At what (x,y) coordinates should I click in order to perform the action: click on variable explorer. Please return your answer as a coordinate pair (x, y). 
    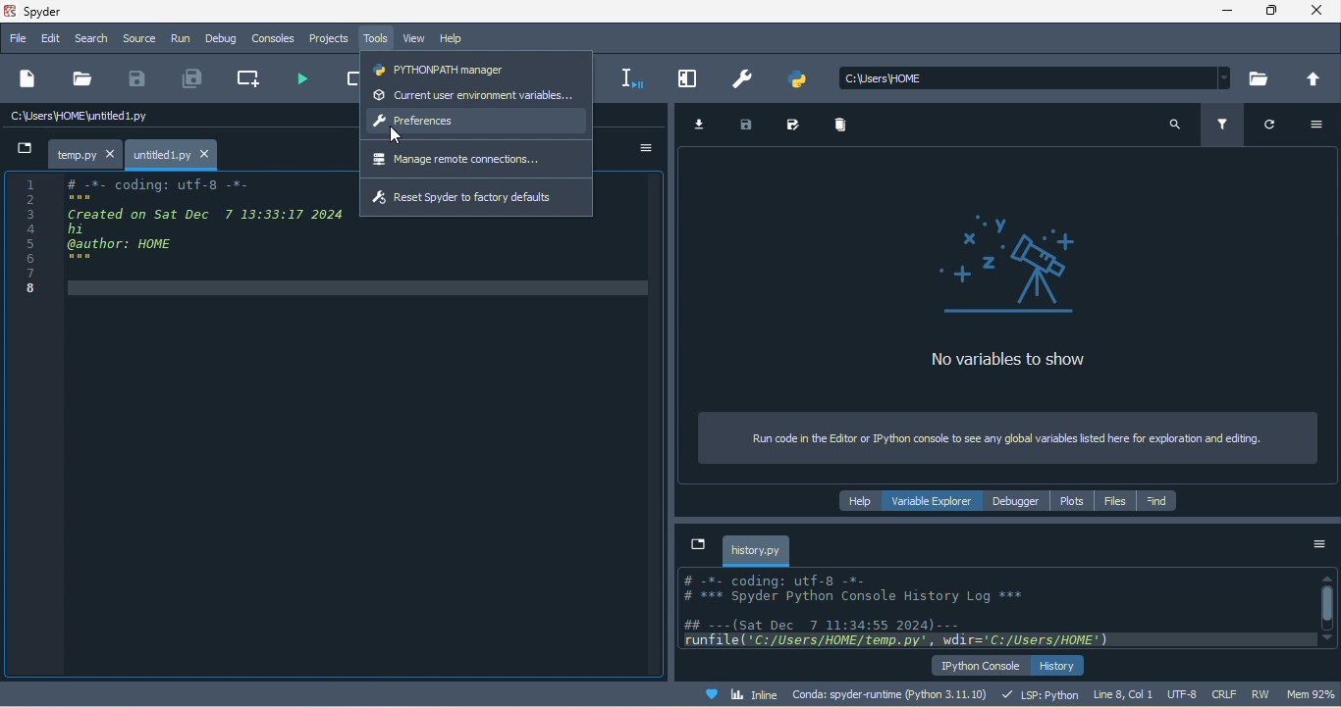
    Looking at the image, I should click on (936, 499).